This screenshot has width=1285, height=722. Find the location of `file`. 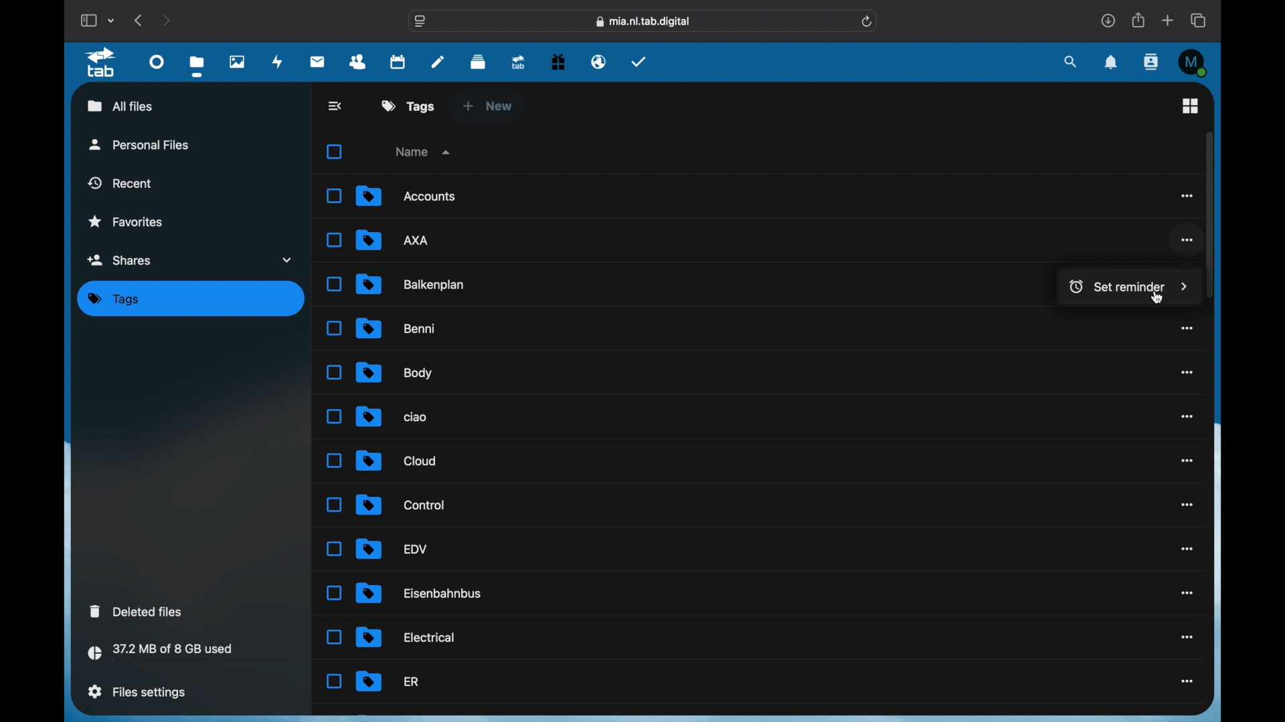

file is located at coordinates (421, 593).